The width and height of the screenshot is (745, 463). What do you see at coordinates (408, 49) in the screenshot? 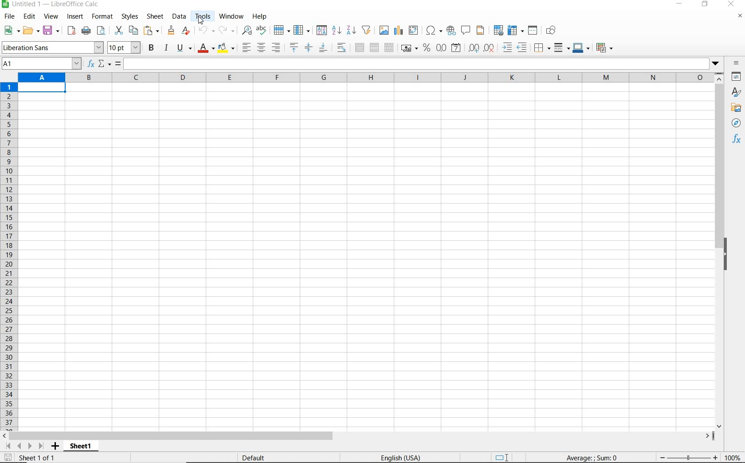
I see `format as currency` at bounding box center [408, 49].